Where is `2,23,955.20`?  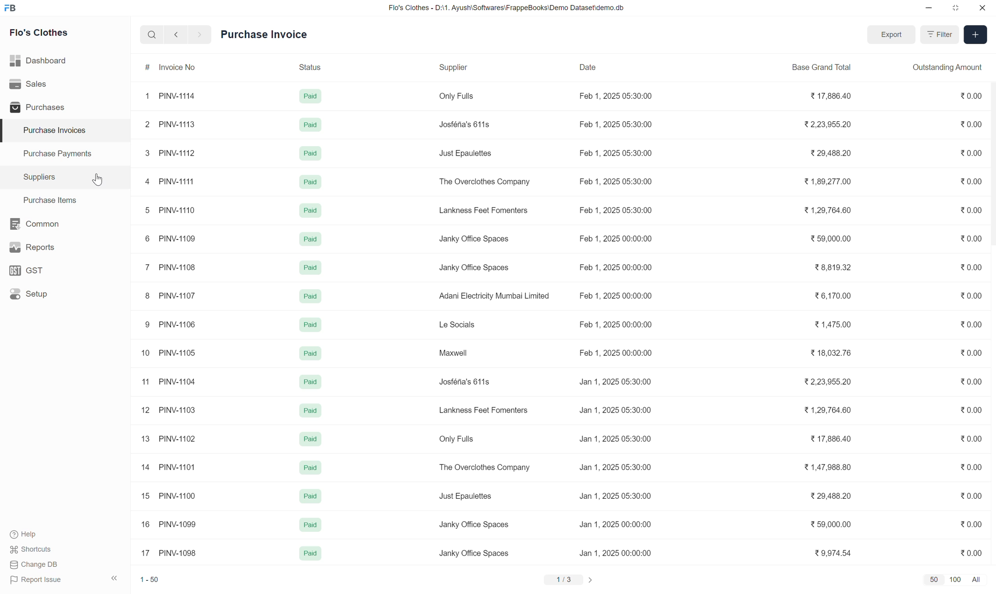 2,23,955.20 is located at coordinates (828, 124).